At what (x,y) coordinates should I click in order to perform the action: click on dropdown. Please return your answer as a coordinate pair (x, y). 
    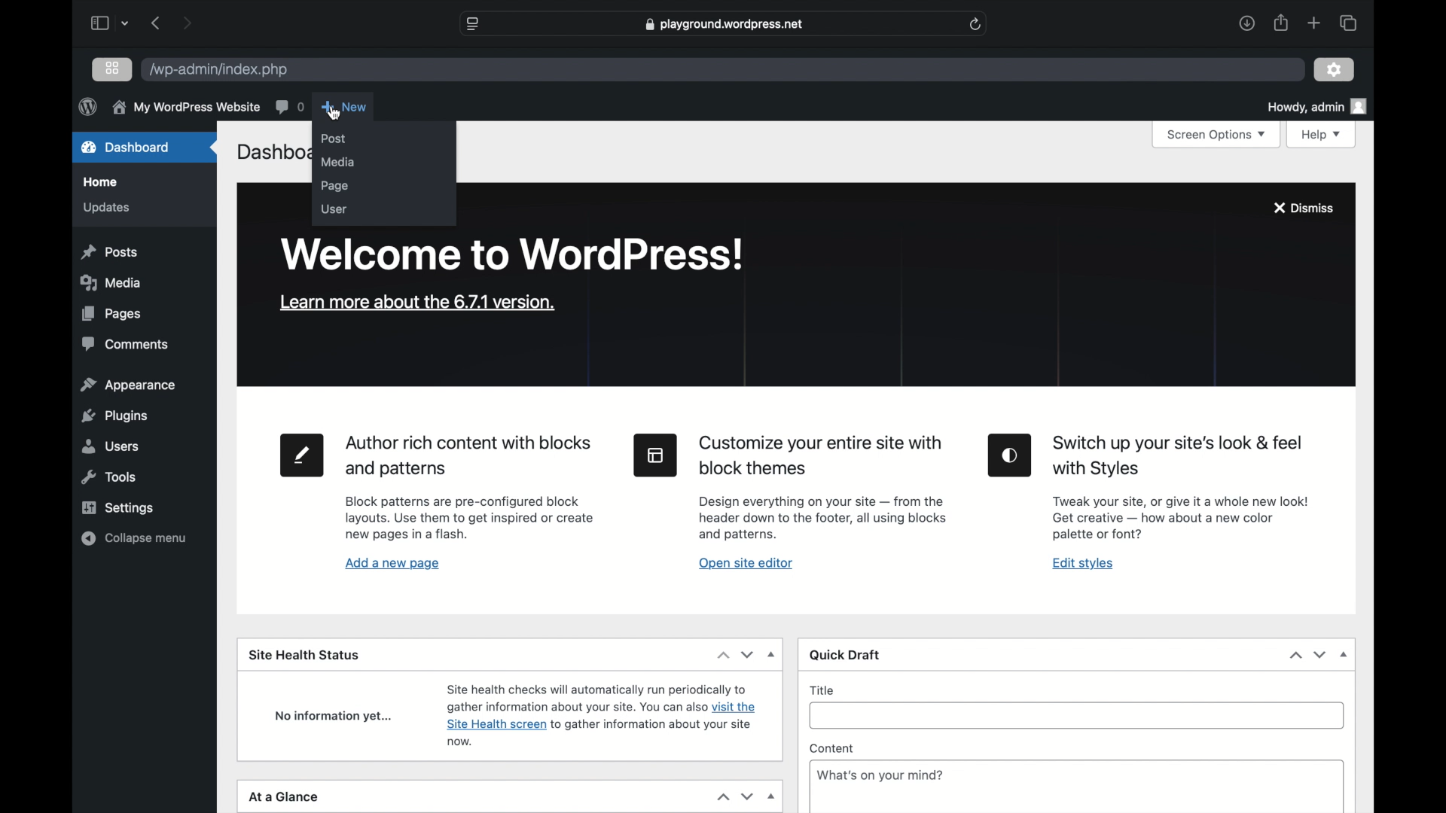
    Looking at the image, I should click on (773, 654).